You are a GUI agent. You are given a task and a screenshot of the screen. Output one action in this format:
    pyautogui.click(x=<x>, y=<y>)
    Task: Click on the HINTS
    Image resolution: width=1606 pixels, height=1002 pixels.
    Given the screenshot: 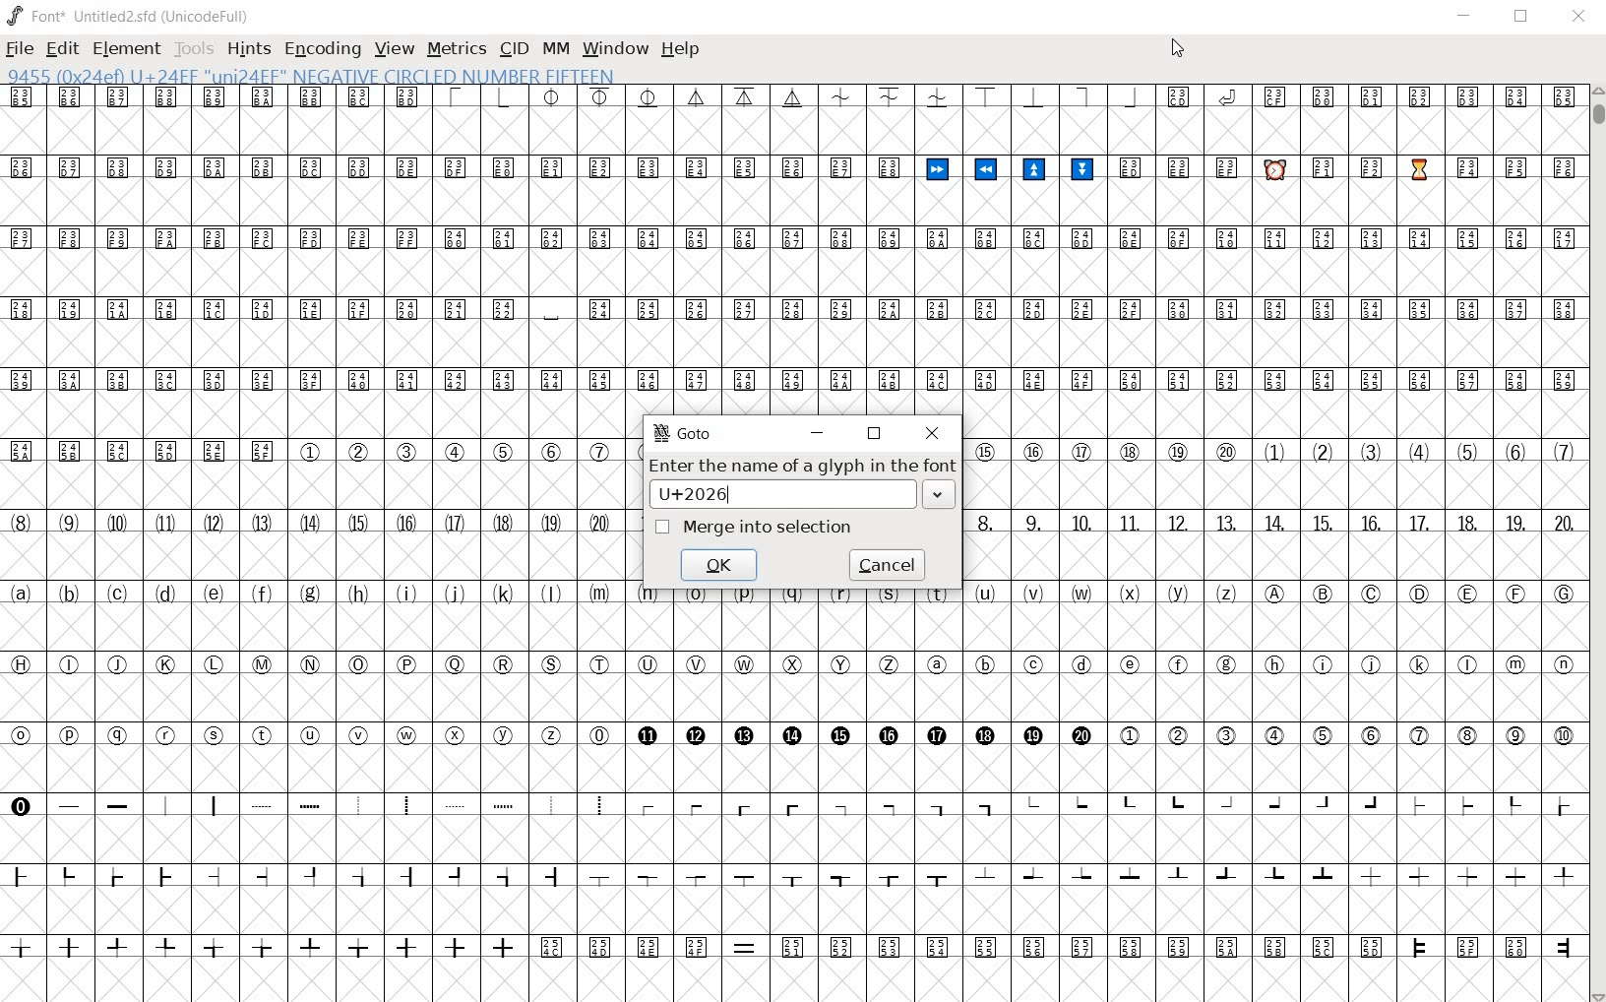 What is the action you would take?
    pyautogui.click(x=247, y=51)
    